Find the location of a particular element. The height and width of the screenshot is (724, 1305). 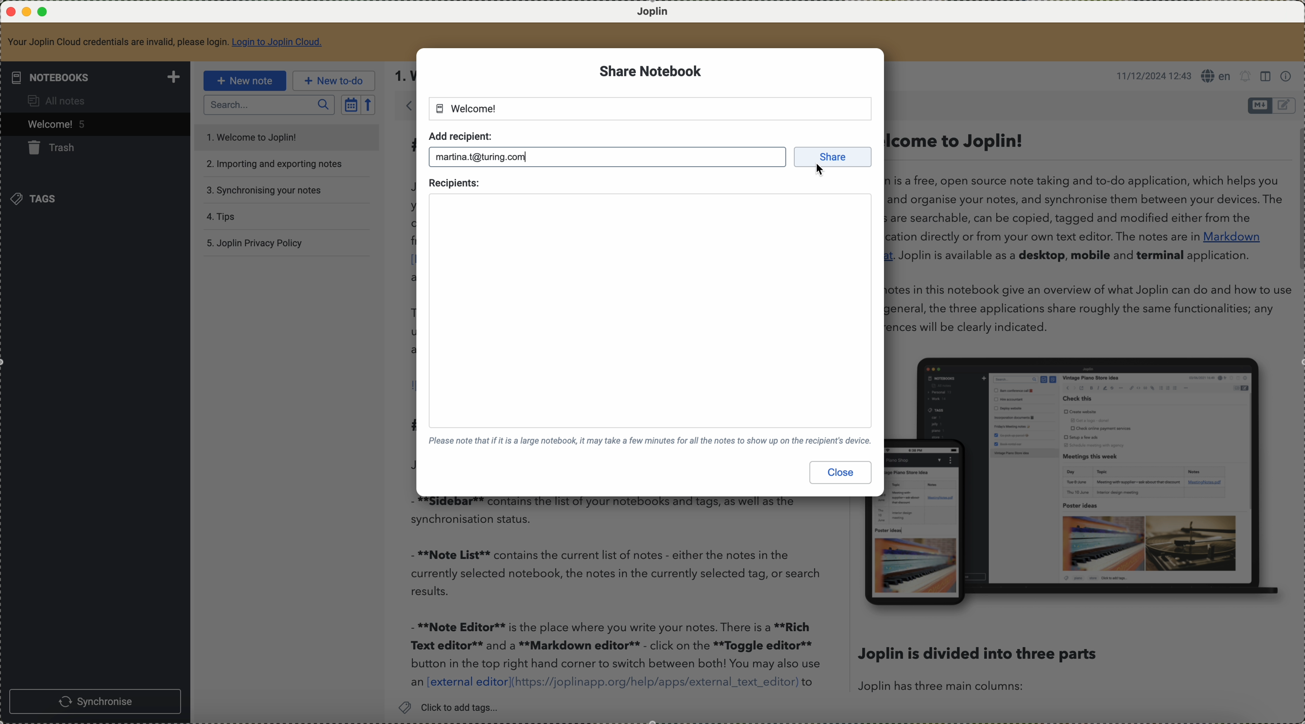

minimize Joplin is located at coordinates (27, 13).